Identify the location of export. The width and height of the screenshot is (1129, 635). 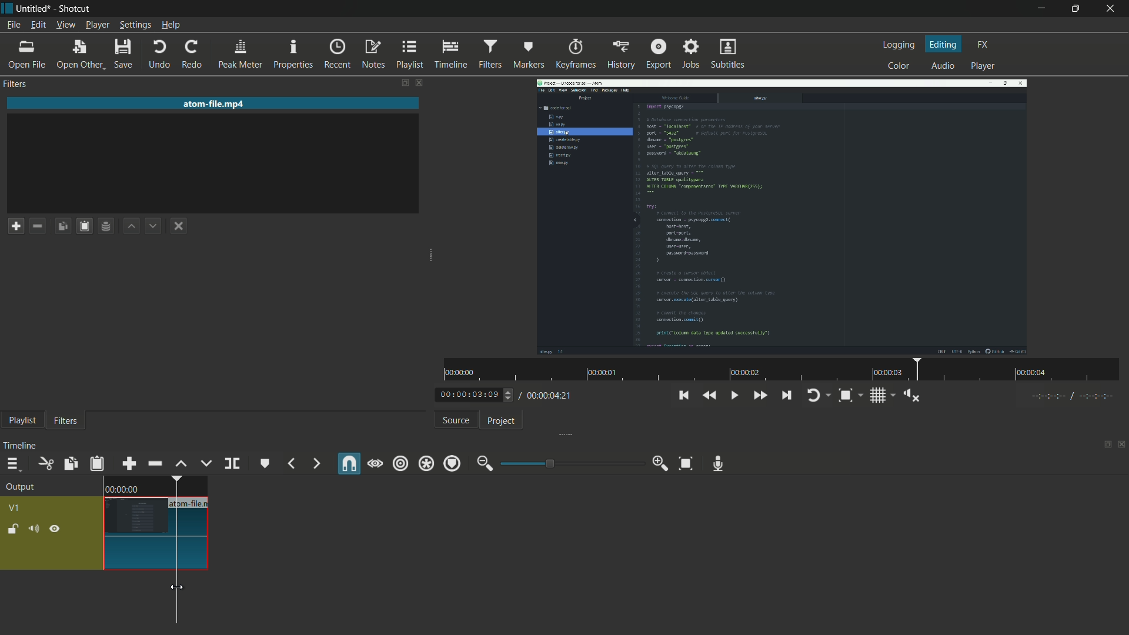
(658, 55).